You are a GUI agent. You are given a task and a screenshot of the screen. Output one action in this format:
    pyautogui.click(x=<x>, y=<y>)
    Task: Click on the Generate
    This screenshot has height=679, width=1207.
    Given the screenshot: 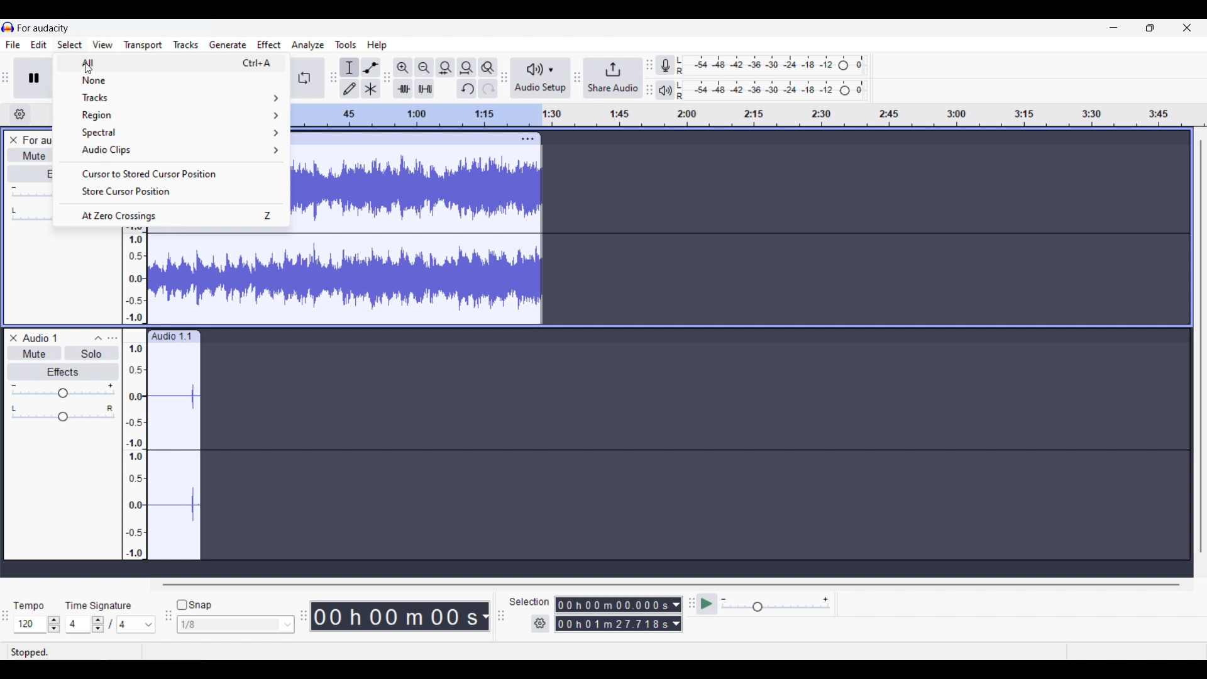 What is the action you would take?
    pyautogui.click(x=228, y=44)
    